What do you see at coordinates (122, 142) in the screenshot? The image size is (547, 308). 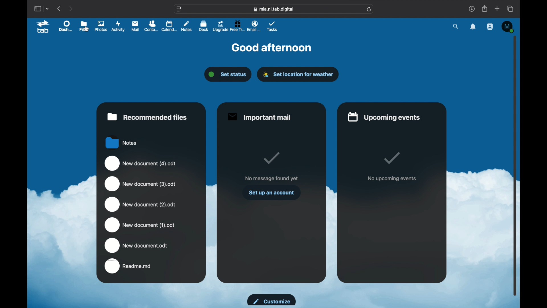 I see `notes` at bounding box center [122, 142].